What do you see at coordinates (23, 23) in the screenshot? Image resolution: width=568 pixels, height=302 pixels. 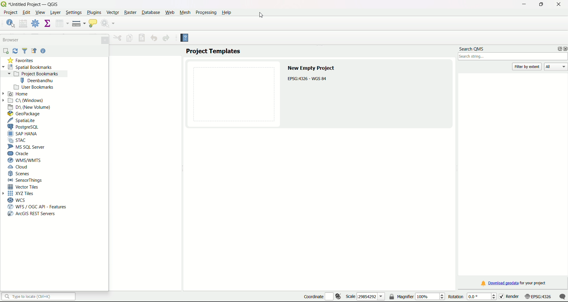 I see `open field calculator` at bounding box center [23, 23].